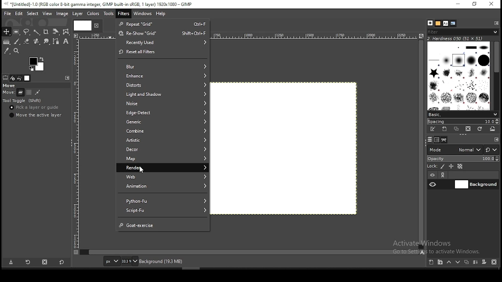 This screenshot has height=282, width=502. What do you see at coordinates (497, 23) in the screenshot?
I see `cinfigure this tab` at bounding box center [497, 23].